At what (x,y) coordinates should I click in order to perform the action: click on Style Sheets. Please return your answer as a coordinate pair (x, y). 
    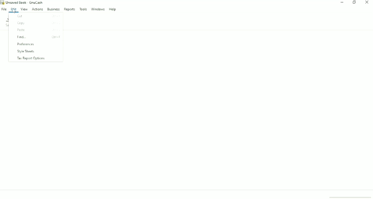
    Looking at the image, I should click on (26, 52).